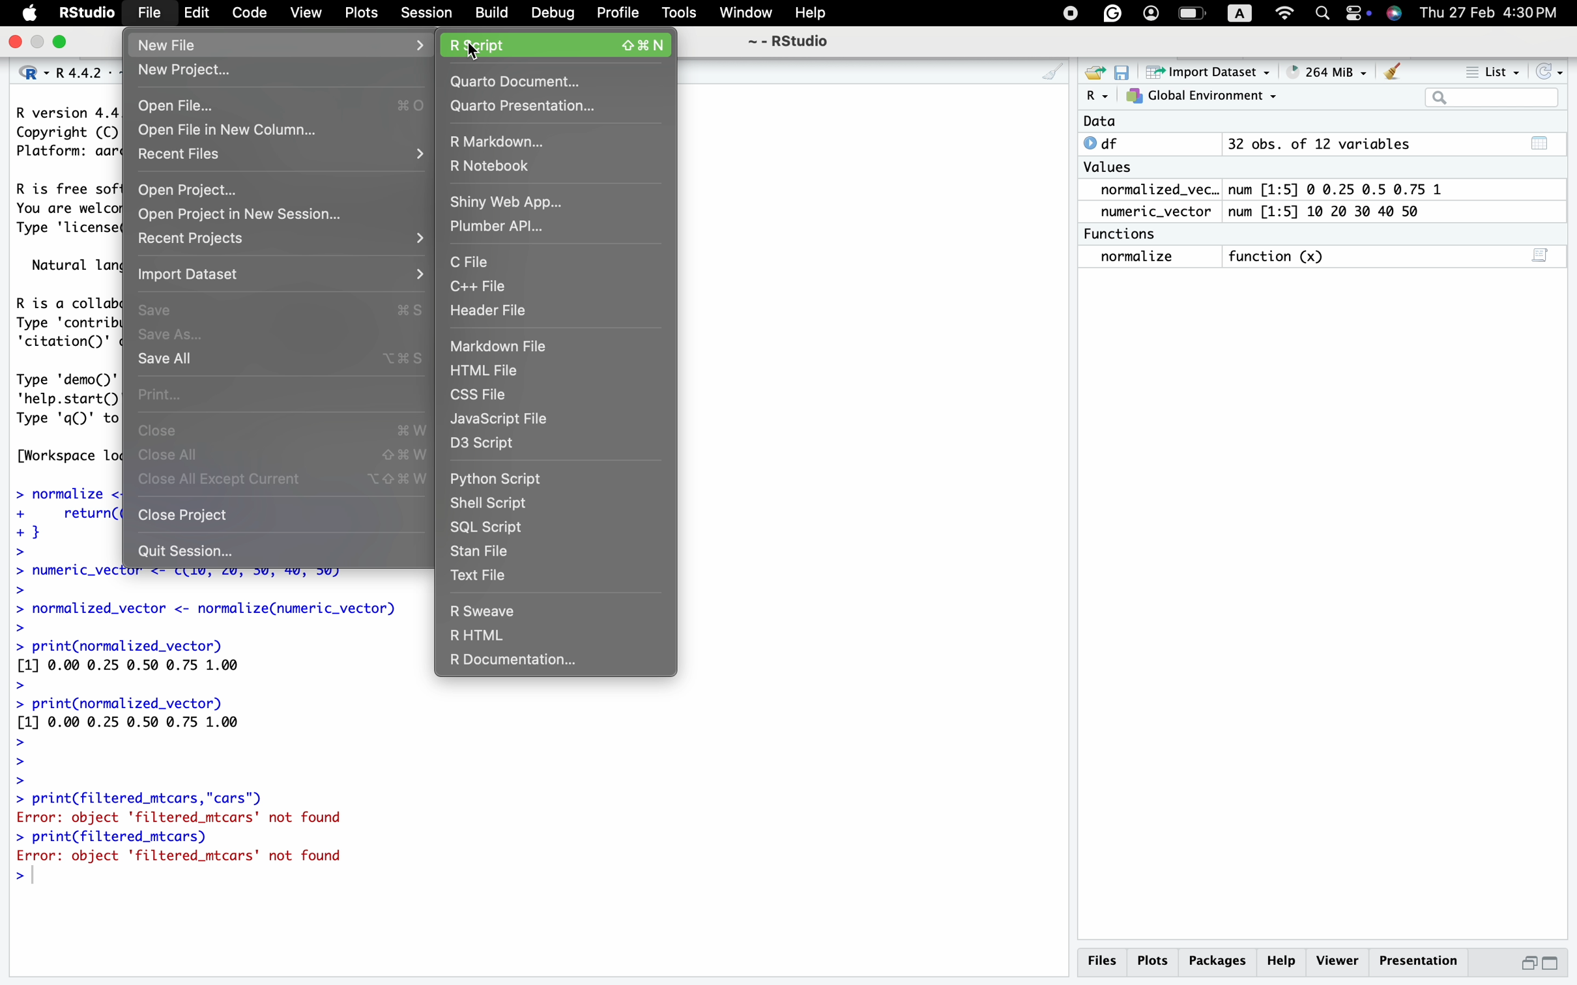 Image resolution: width=1577 pixels, height=985 pixels. I want to click on help, so click(1283, 962).